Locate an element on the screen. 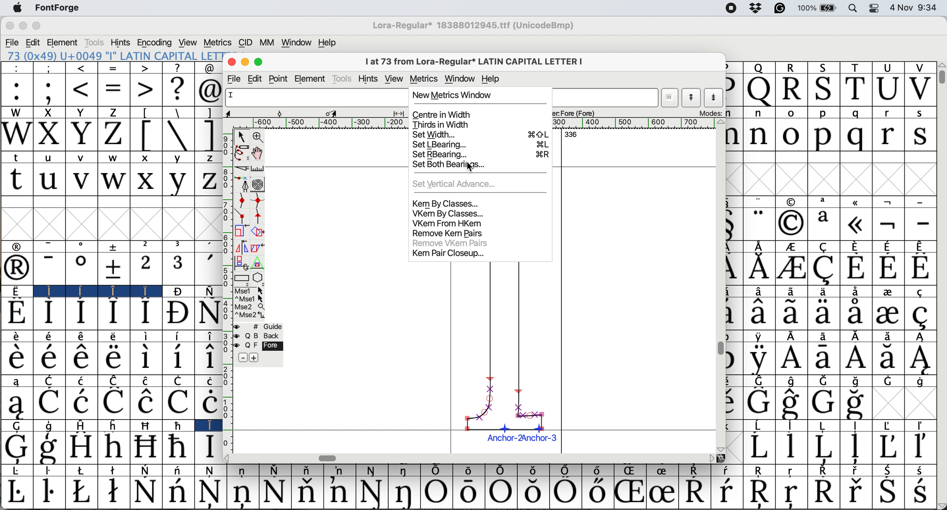 This screenshot has width=947, height=510. Symbol is located at coordinates (16, 335).